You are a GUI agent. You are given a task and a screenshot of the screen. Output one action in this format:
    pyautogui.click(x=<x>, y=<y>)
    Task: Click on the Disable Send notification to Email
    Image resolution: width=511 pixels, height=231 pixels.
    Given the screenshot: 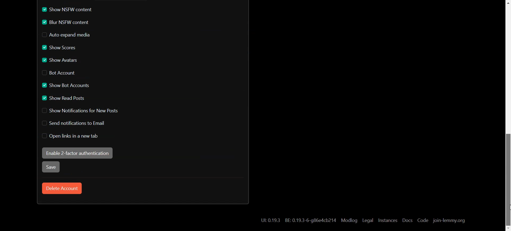 What is the action you would take?
    pyautogui.click(x=76, y=123)
    